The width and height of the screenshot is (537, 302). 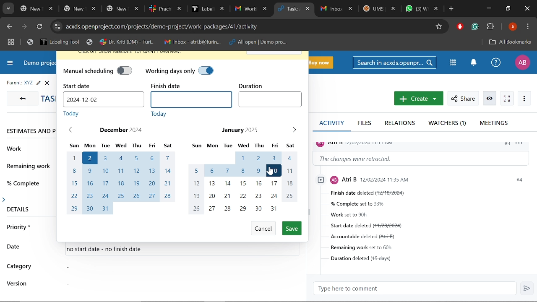 What do you see at coordinates (16, 148) in the screenshot?
I see `work` at bounding box center [16, 148].